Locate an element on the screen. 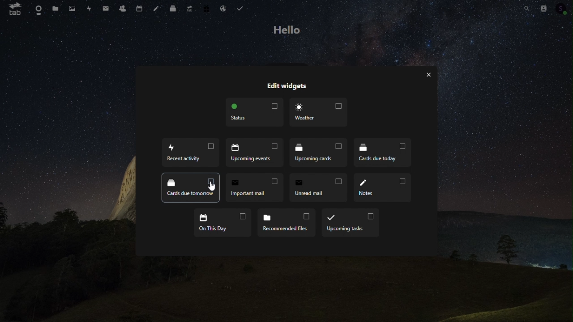 This screenshot has width=573, height=322. Calendar is located at coordinates (138, 8).